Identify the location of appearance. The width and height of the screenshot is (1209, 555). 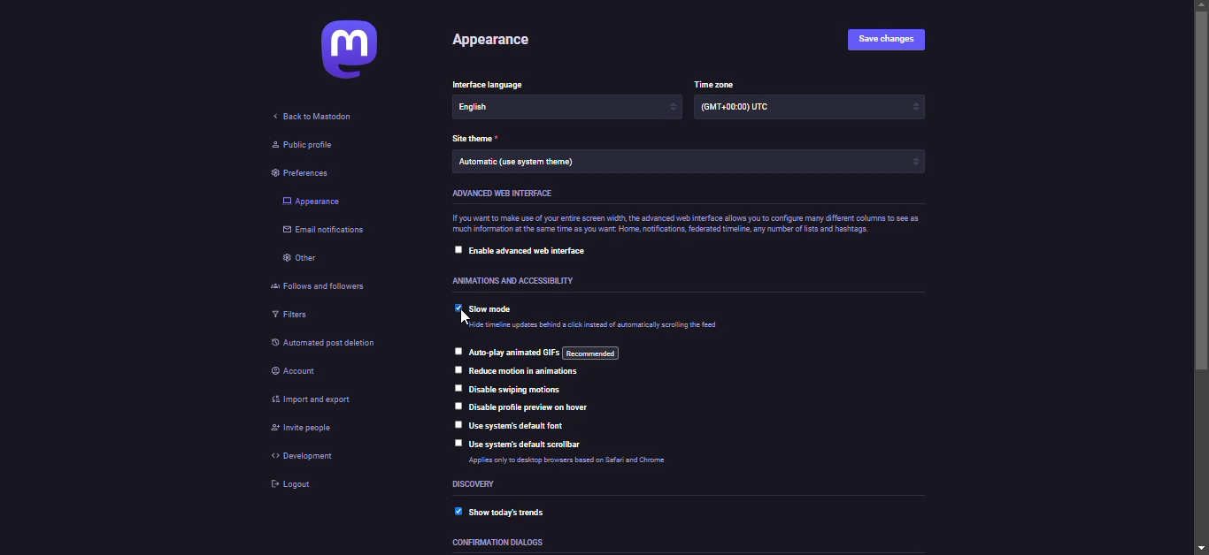
(310, 202).